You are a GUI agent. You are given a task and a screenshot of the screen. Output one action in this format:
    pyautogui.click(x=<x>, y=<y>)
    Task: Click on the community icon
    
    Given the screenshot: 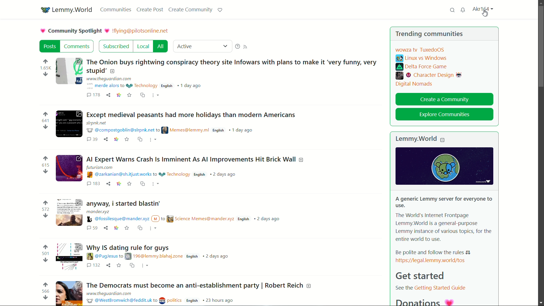 What is the action you would take?
    pyautogui.click(x=46, y=10)
    